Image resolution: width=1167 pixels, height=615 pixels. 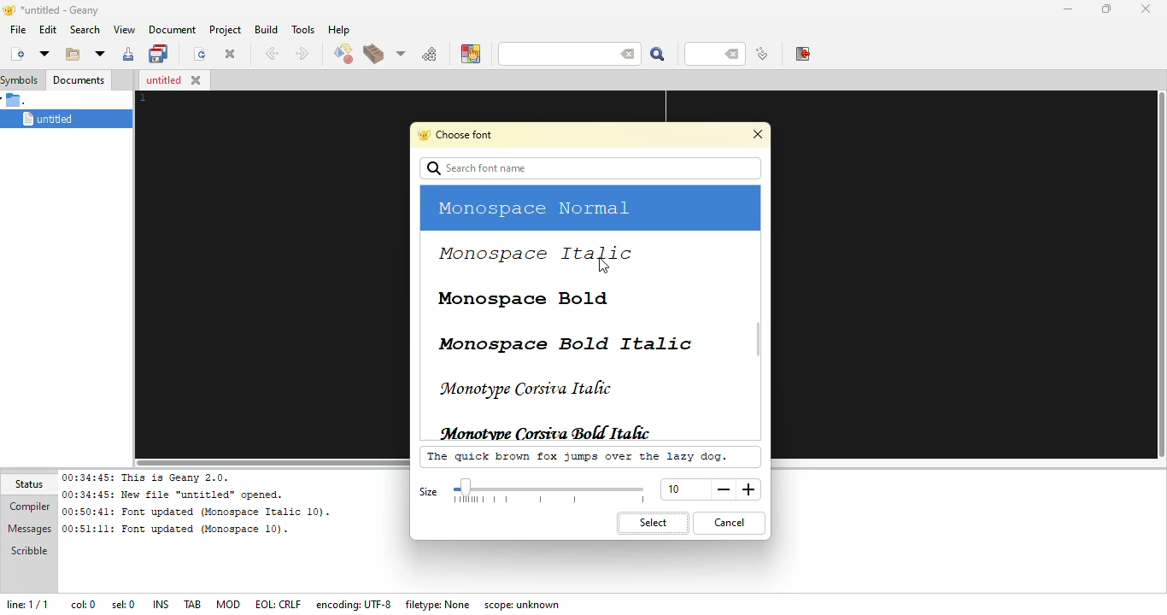 I want to click on search font name, so click(x=485, y=170).